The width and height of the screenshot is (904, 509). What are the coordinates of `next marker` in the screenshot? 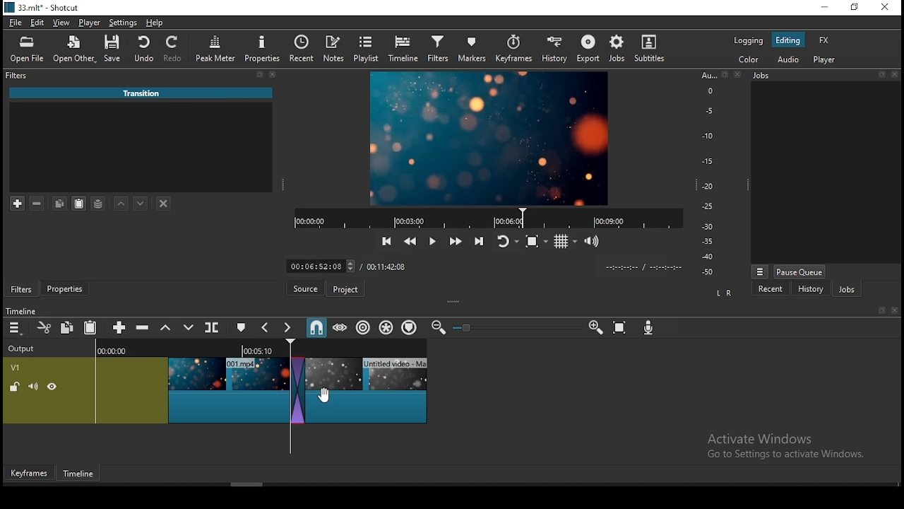 It's located at (290, 327).